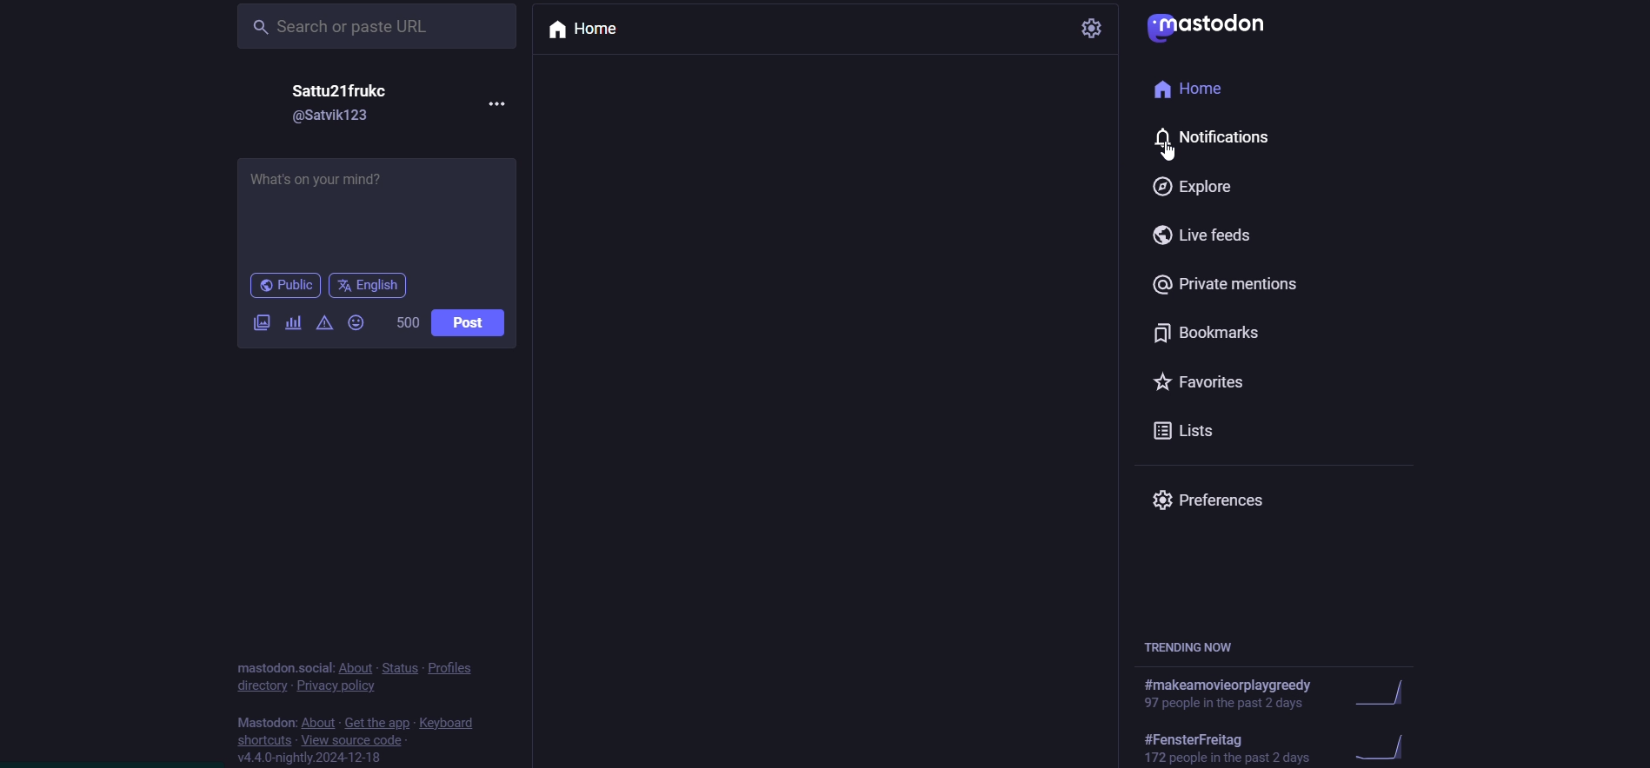 The image size is (1650, 768). What do you see at coordinates (455, 666) in the screenshot?
I see `profiles` at bounding box center [455, 666].